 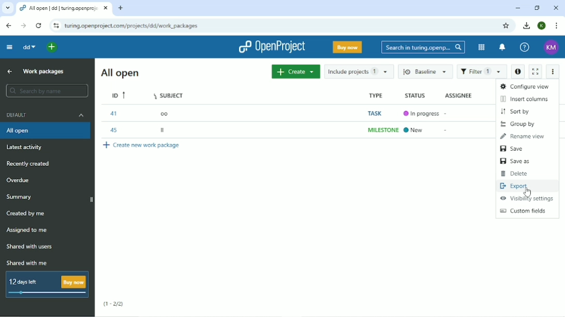 What do you see at coordinates (373, 113) in the screenshot?
I see `Task` at bounding box center [373, 113].